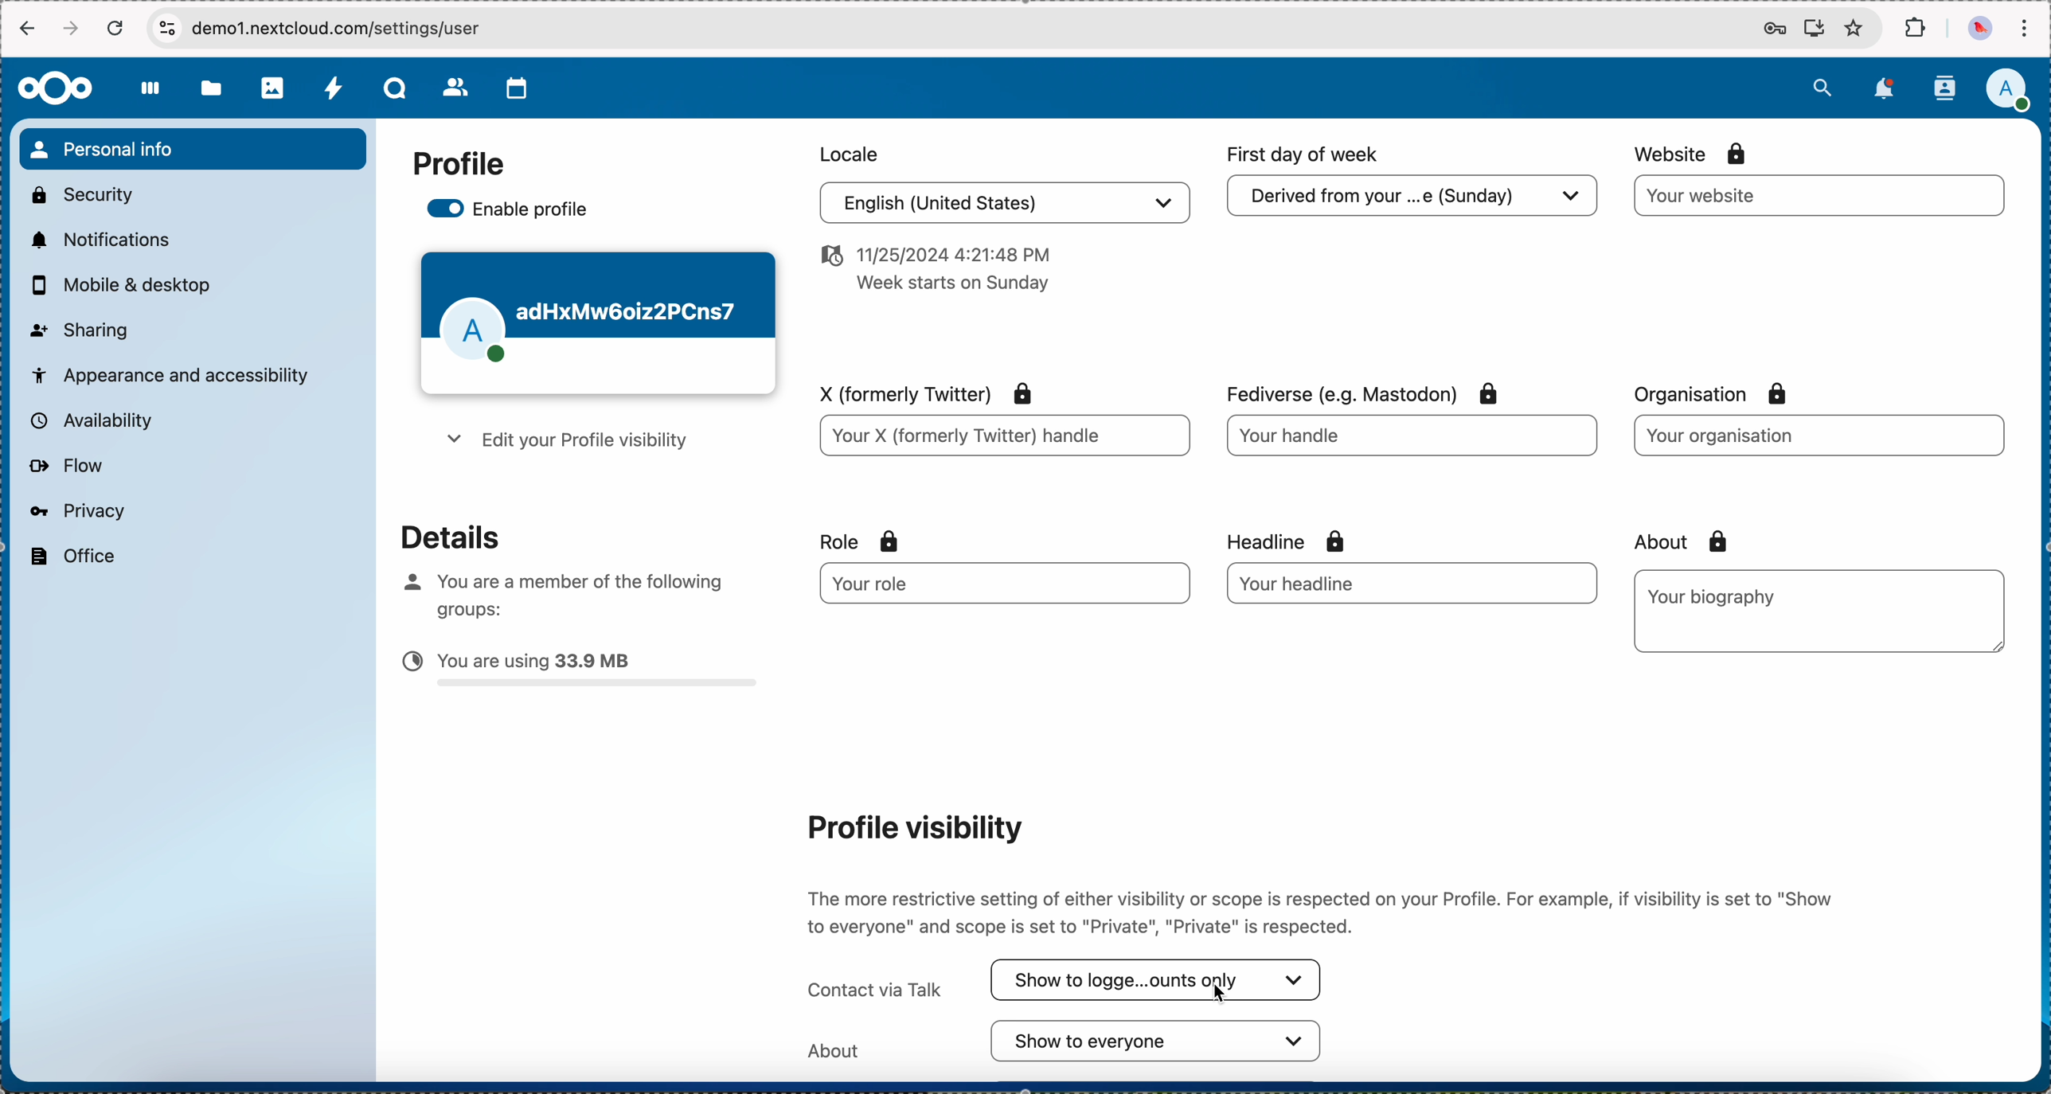 The image size is (2051, 1094). Describe the element at coordinates (397, 90) in the screenshot. I see `Talk` at that location.